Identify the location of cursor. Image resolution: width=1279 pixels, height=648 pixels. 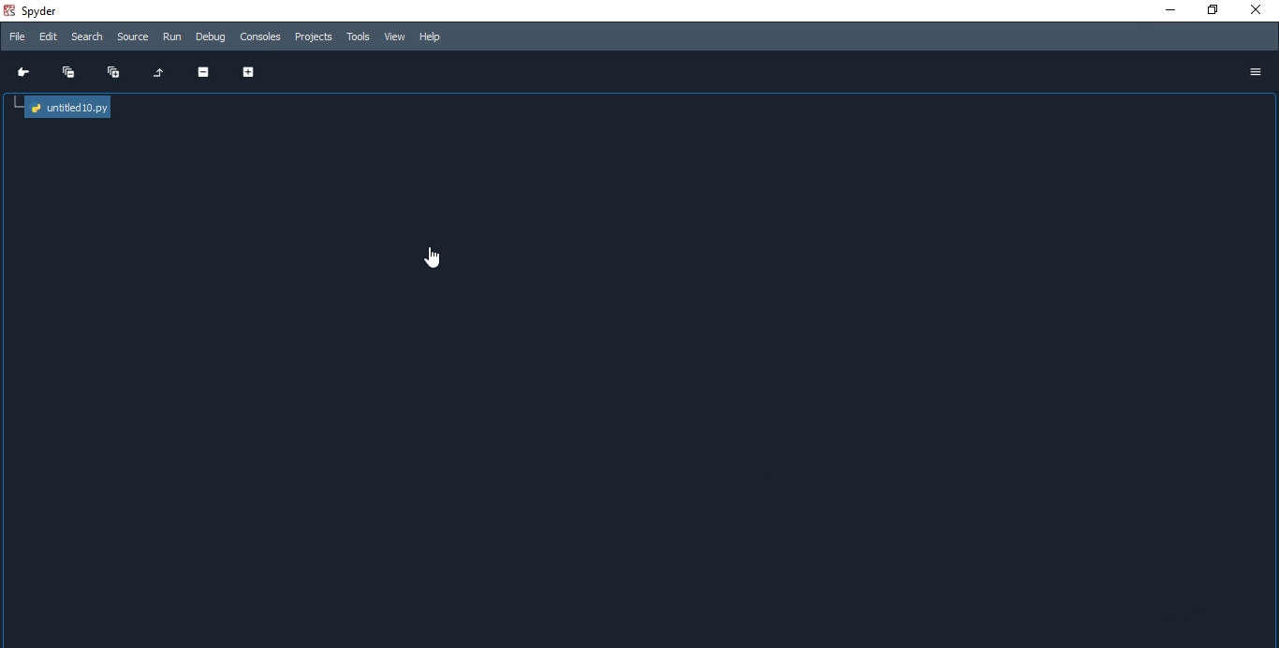
(432, 262).